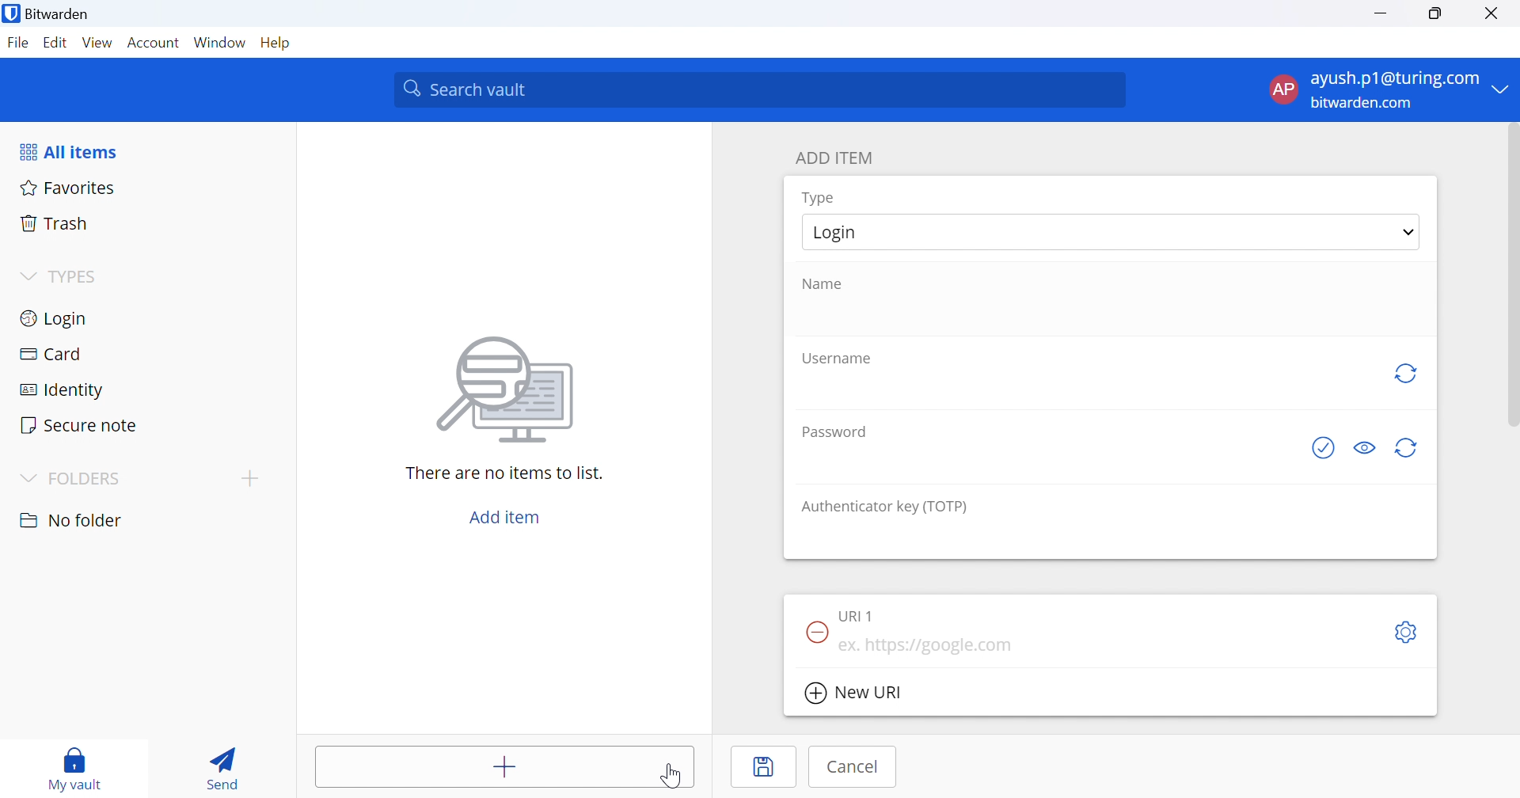  Describe the element at coordinates (838, 156) in the screenshot. I see `ADD ITEM` at that location.